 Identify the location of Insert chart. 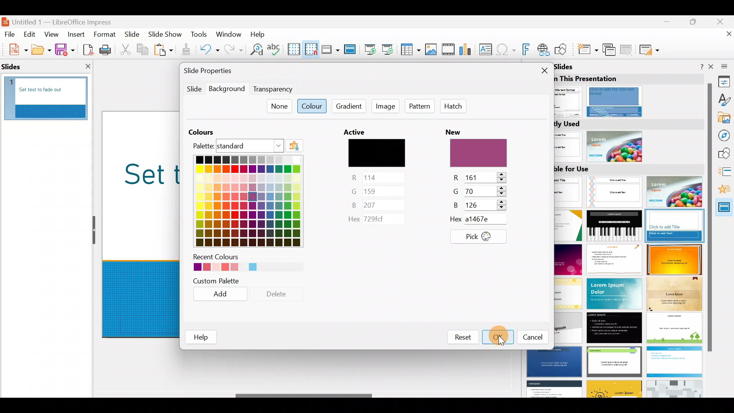
(467, 50).